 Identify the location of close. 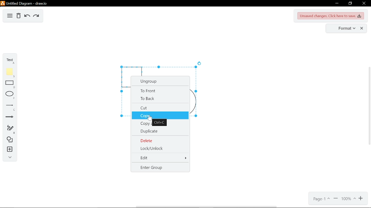
(363, 3).